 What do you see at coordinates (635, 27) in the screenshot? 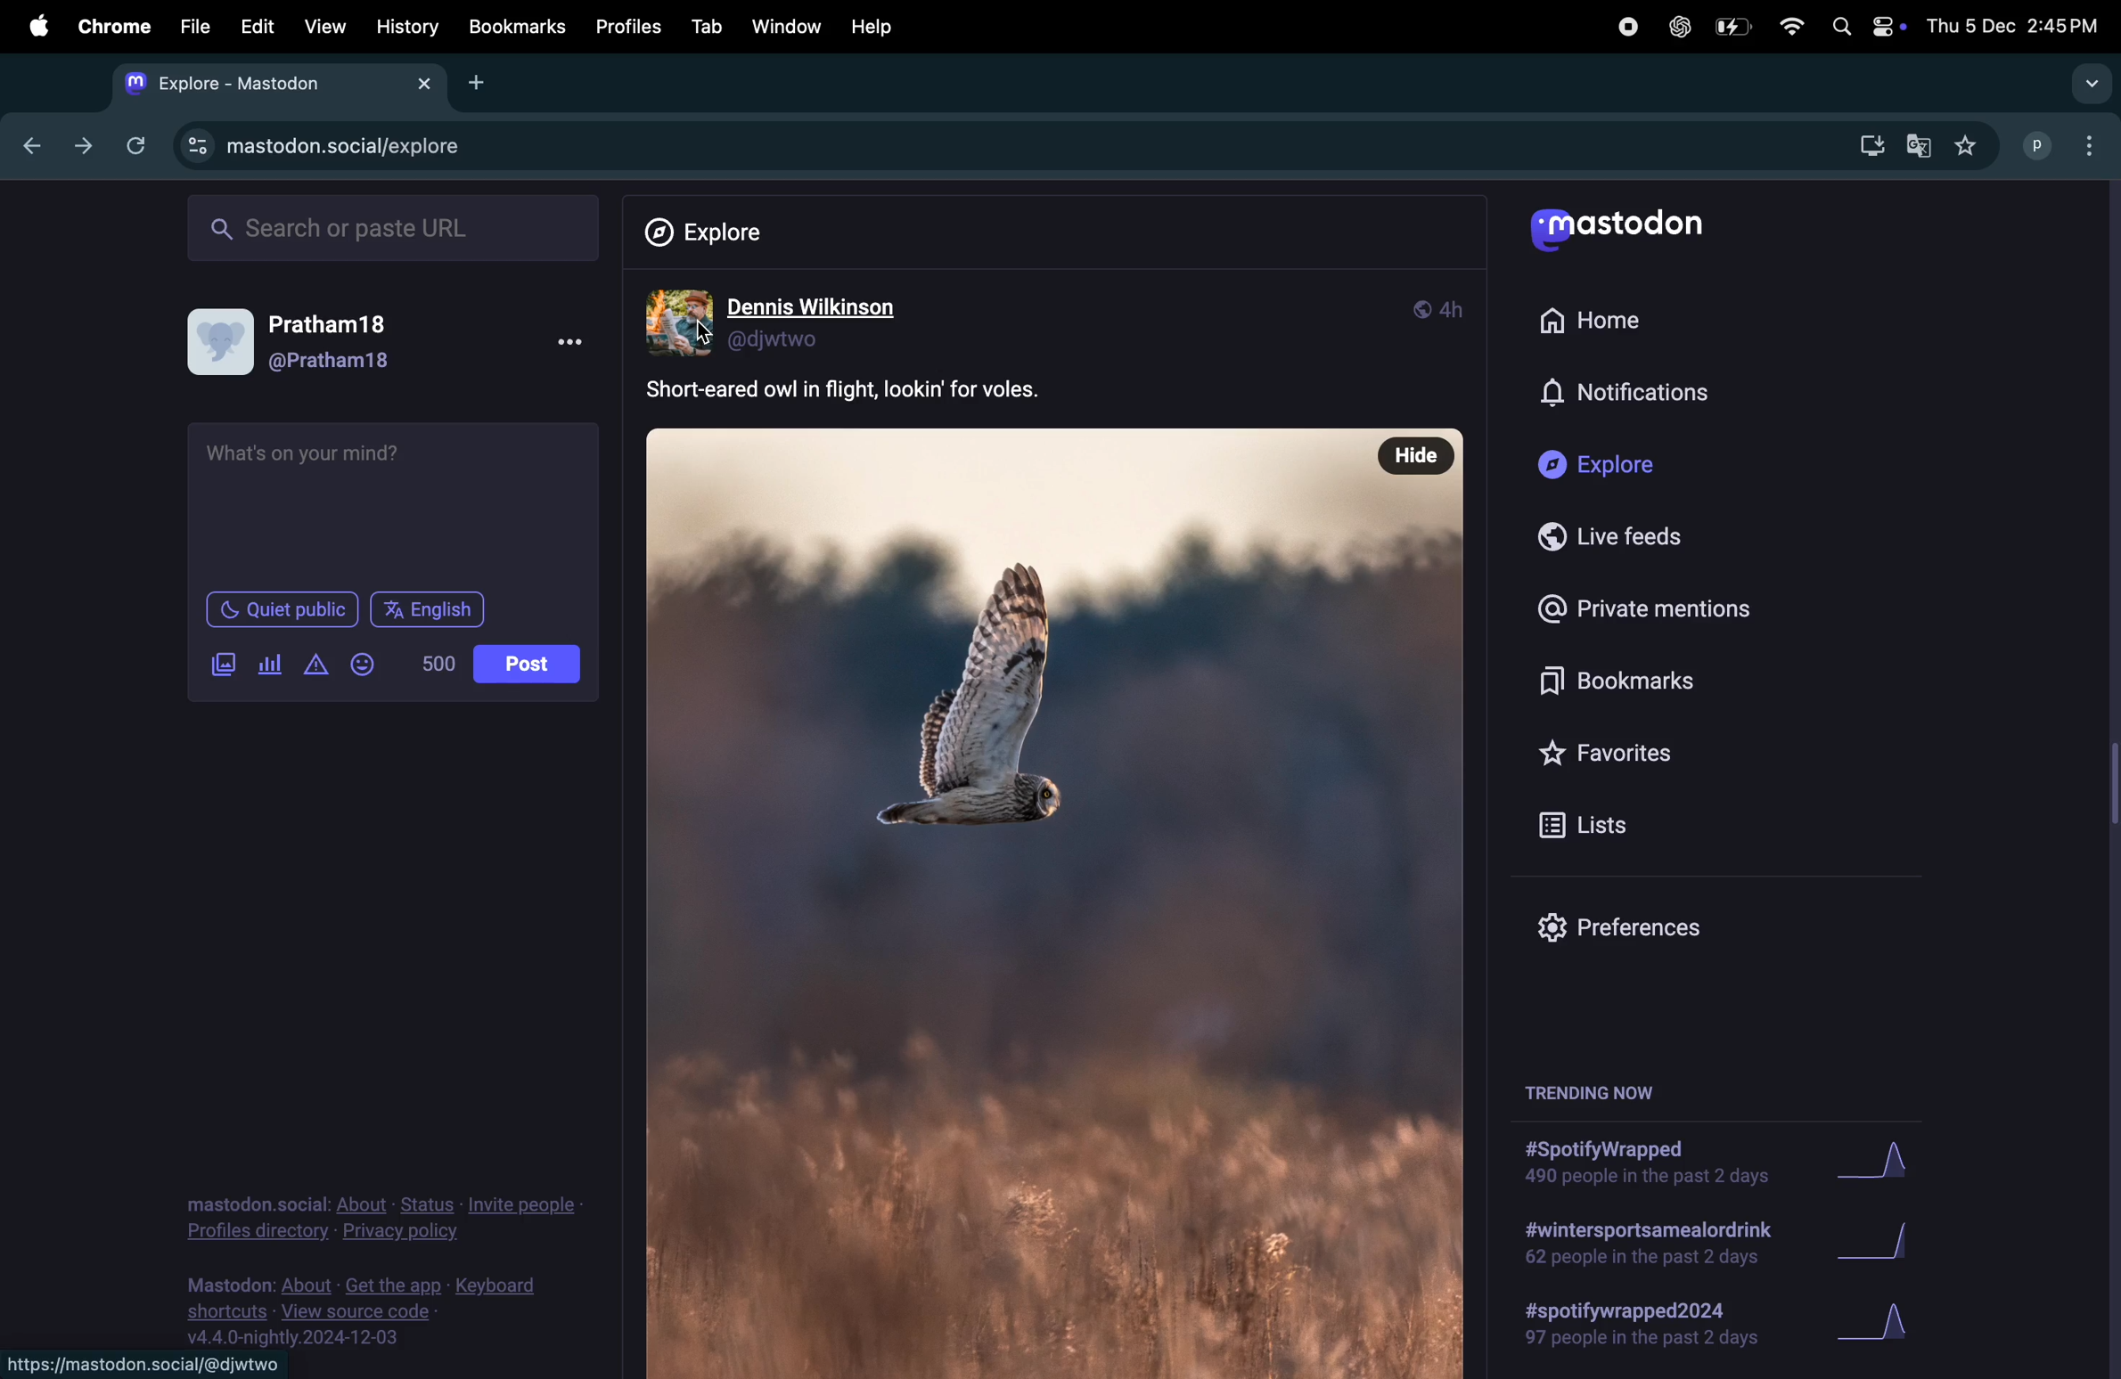
I see `profiles` at bounding box center [635, 27].